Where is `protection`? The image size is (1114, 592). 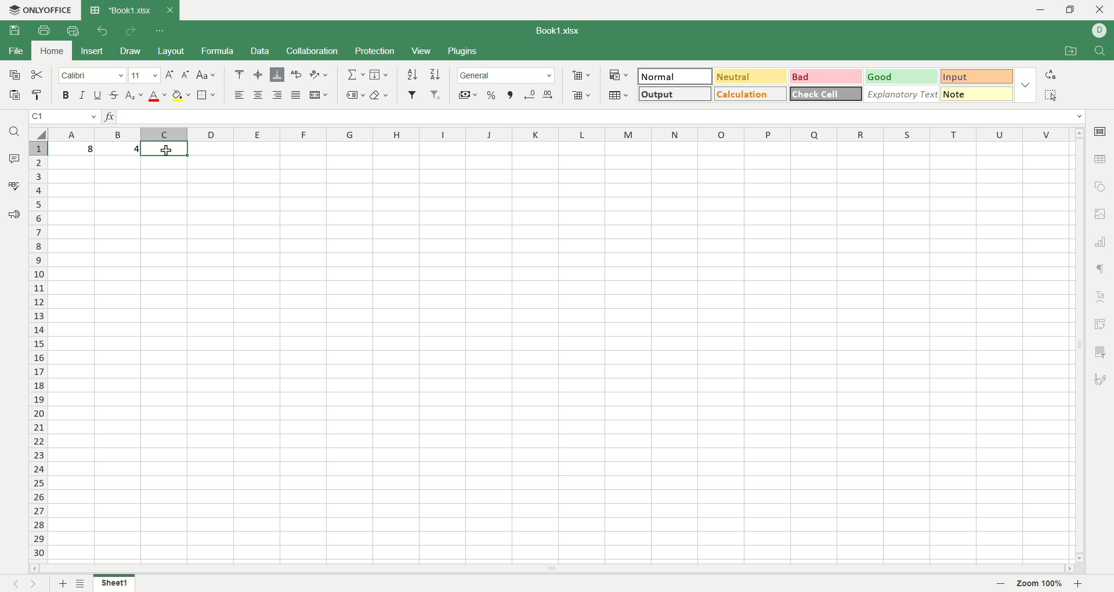 protection is located at coordinates (375, 52).